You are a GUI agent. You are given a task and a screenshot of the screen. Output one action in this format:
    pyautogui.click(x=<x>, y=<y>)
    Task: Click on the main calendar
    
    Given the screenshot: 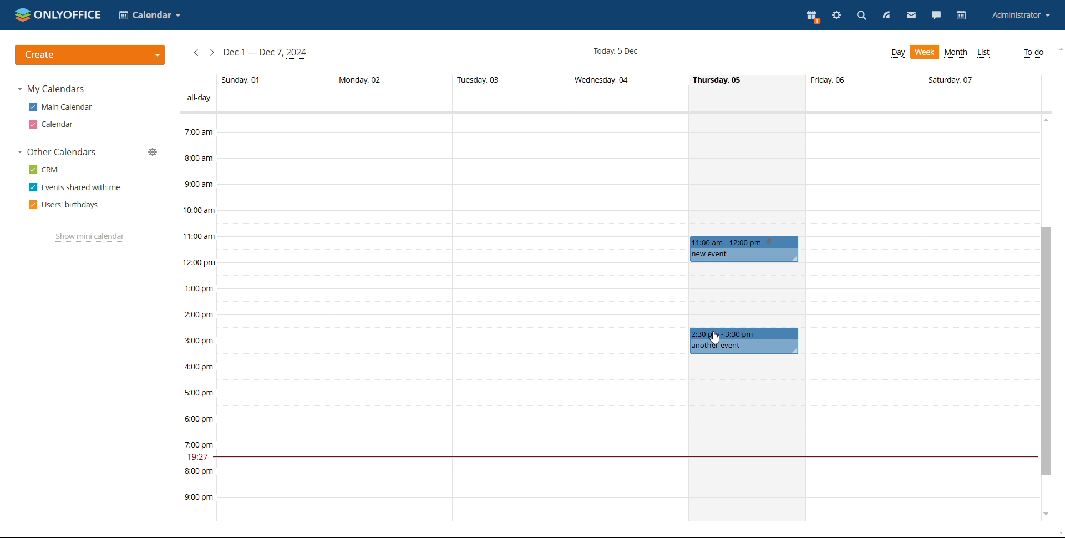 What is the action you would take?
    pyautogui.click(x=60, y=107)
    